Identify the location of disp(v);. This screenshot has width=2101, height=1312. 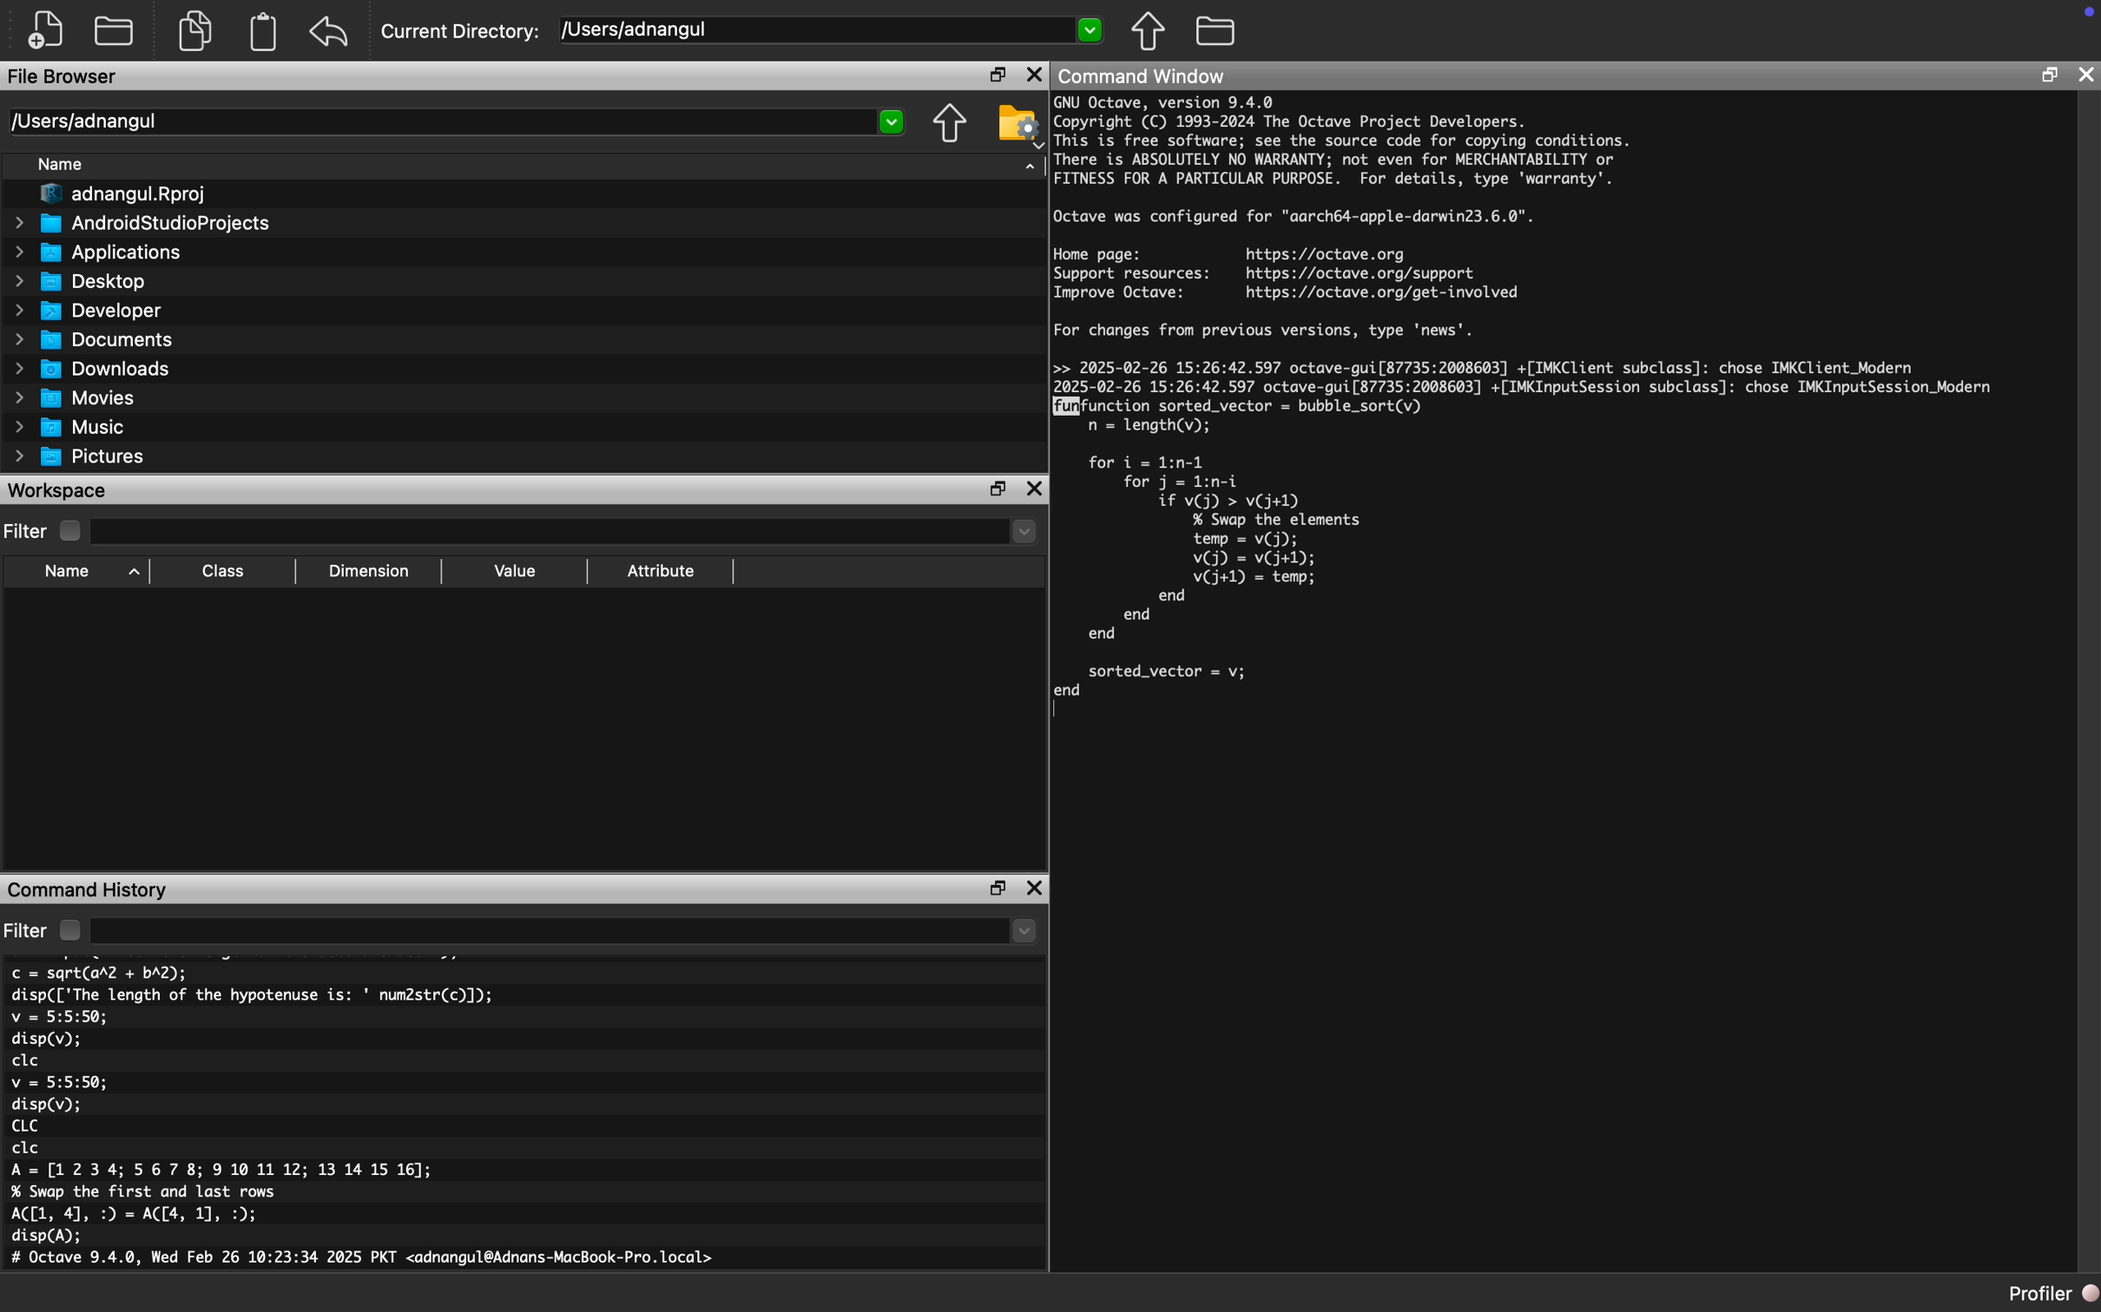
(47, 1105).